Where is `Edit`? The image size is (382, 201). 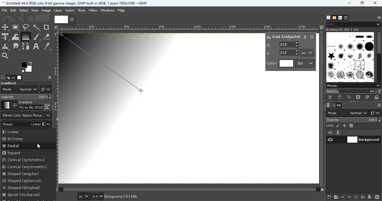 Edit is located at coordinates (13, 10).